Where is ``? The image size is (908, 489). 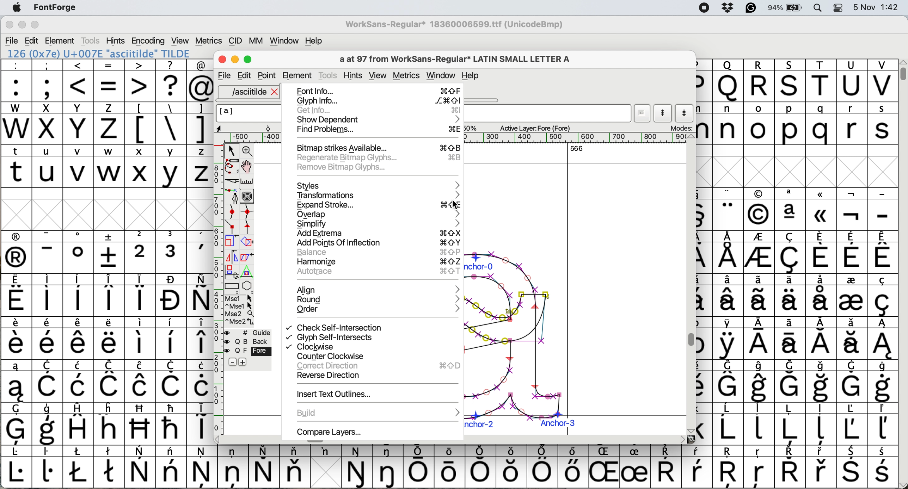
 is located at coordinates (791, 80).